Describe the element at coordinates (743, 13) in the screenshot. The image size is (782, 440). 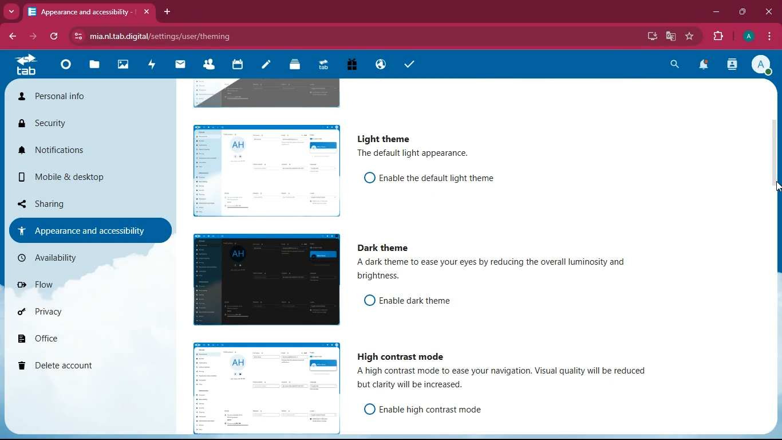
I see `maximize` at that location.